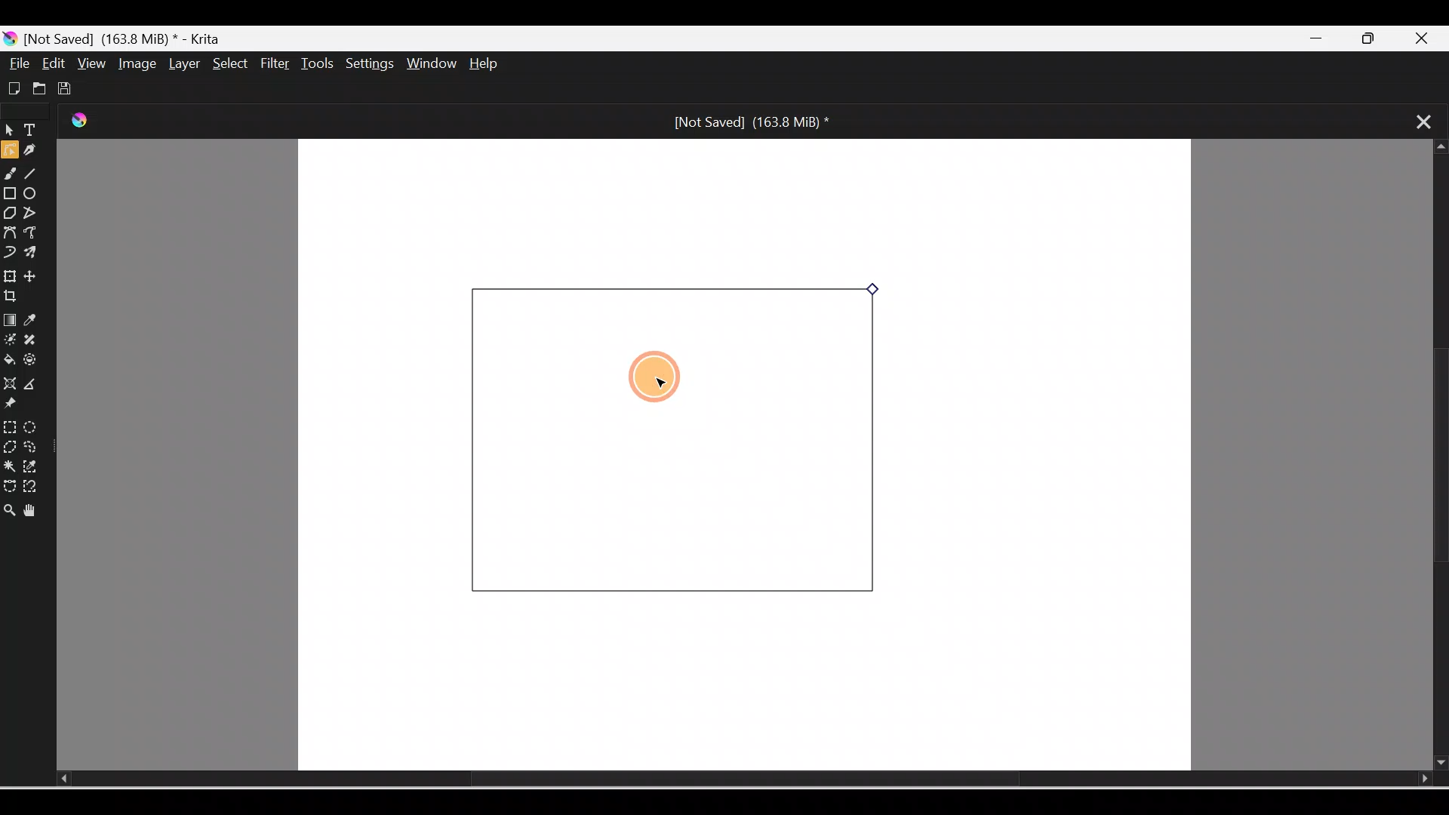 The image size is (1449, 815). Describe the element at coordinates (1416, 120) in the screenshot. I see `Close tab` at that location.